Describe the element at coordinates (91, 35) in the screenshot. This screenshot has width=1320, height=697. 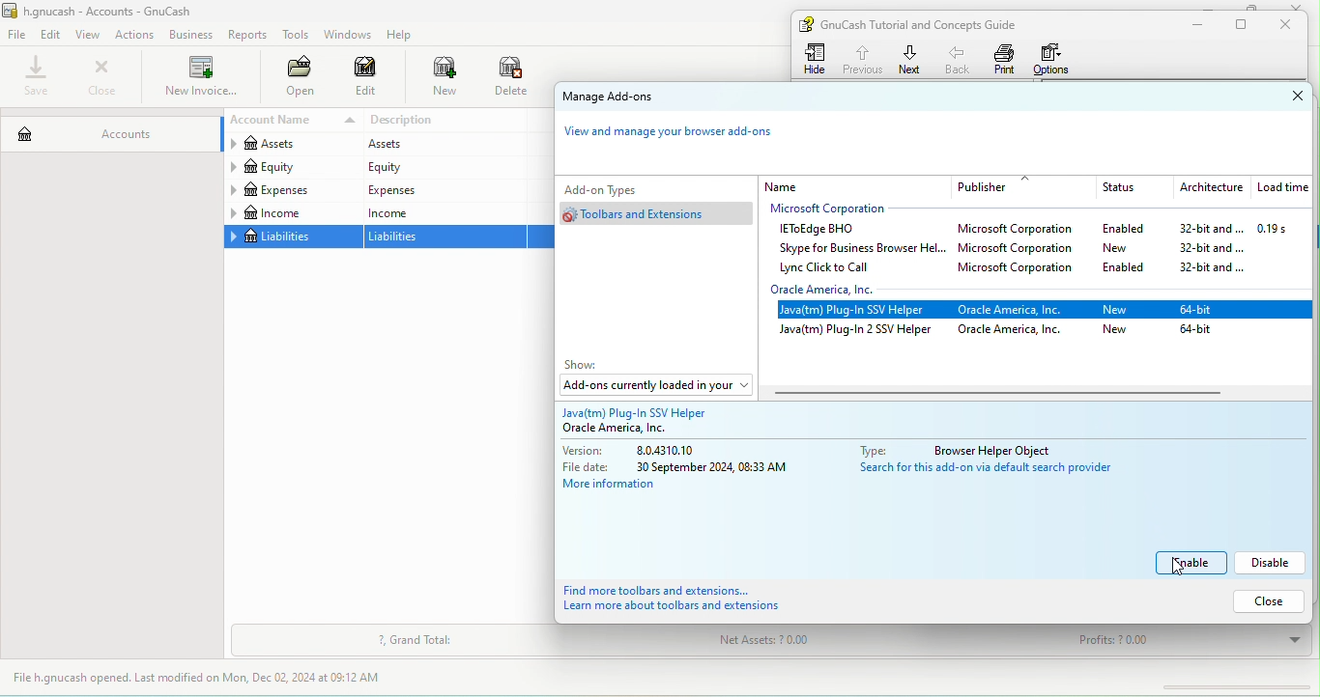
I see `view` at that location.